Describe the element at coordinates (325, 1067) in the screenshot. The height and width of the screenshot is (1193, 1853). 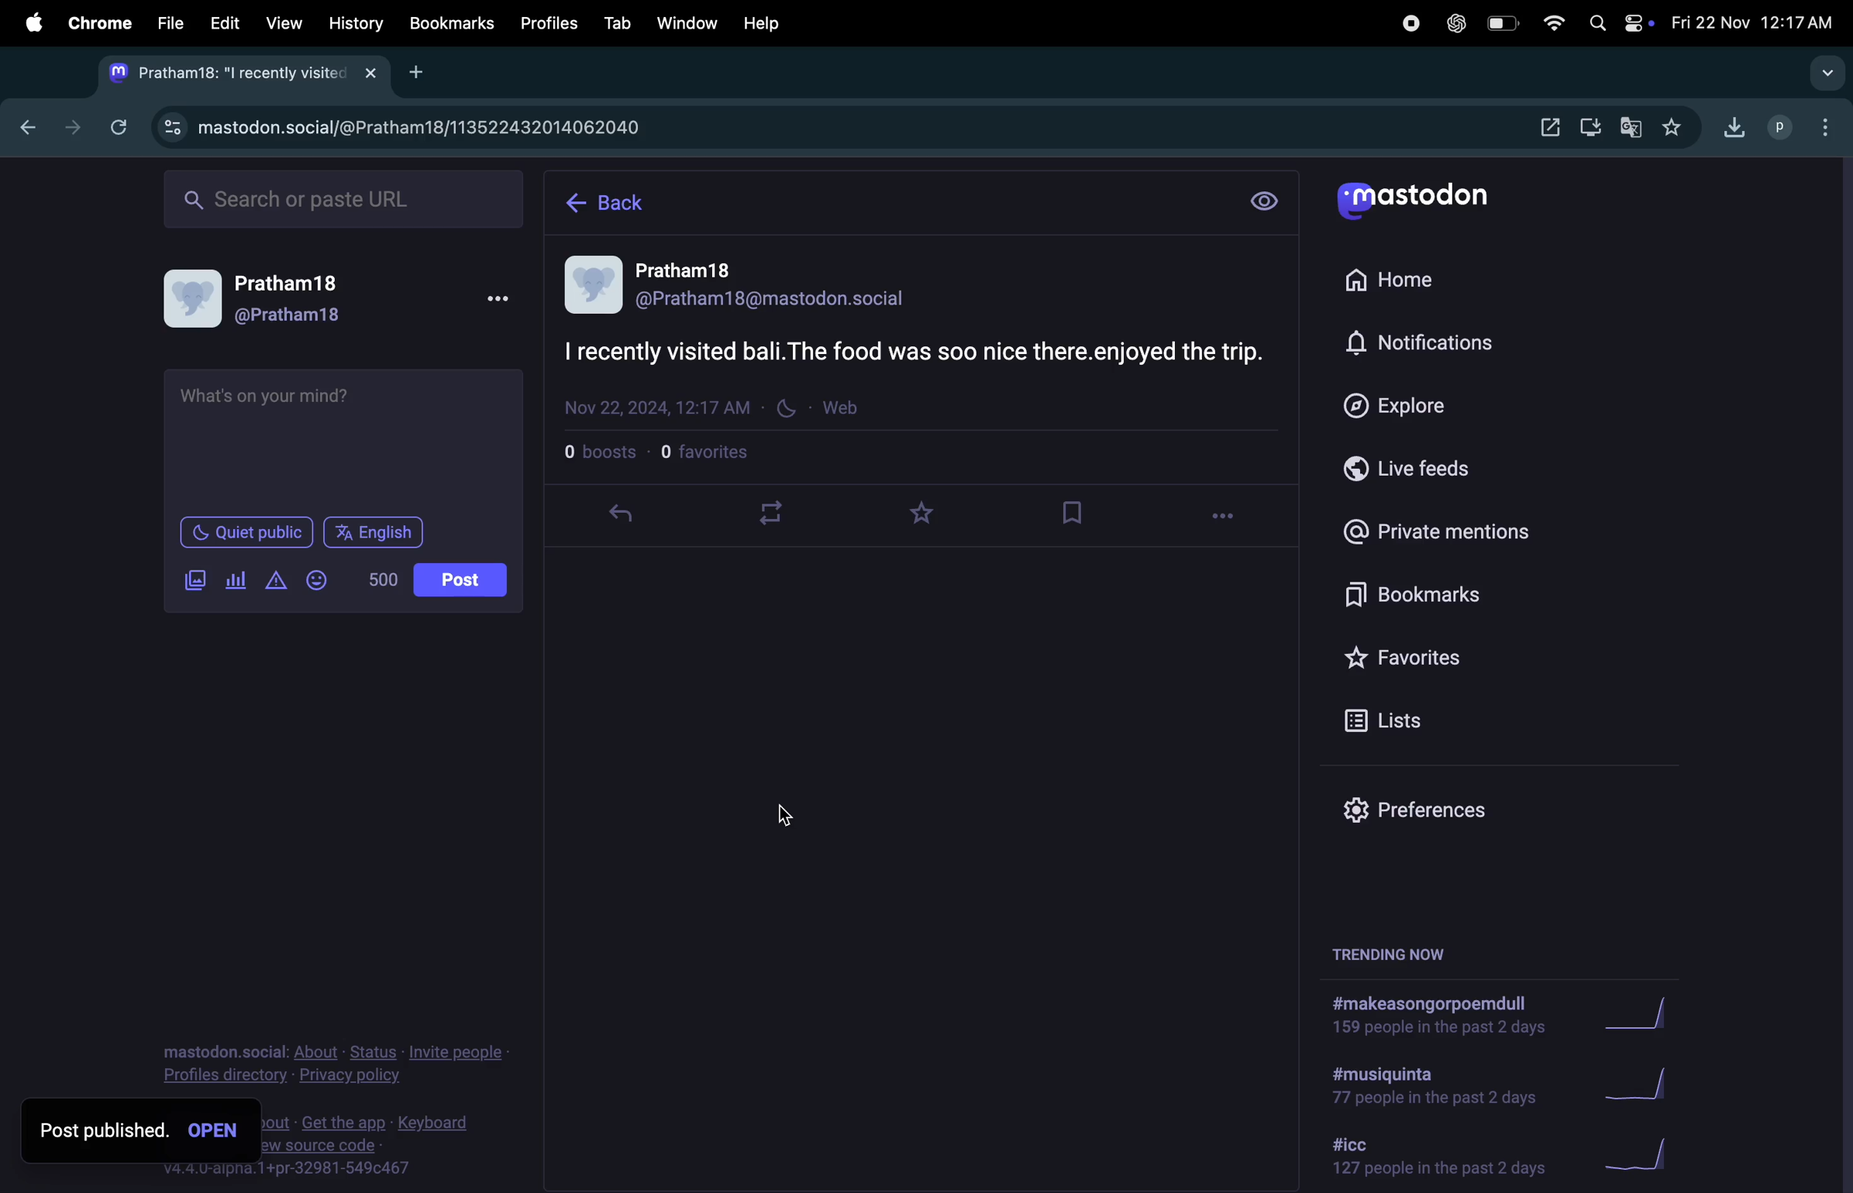
I see `privacy policy` at that location.